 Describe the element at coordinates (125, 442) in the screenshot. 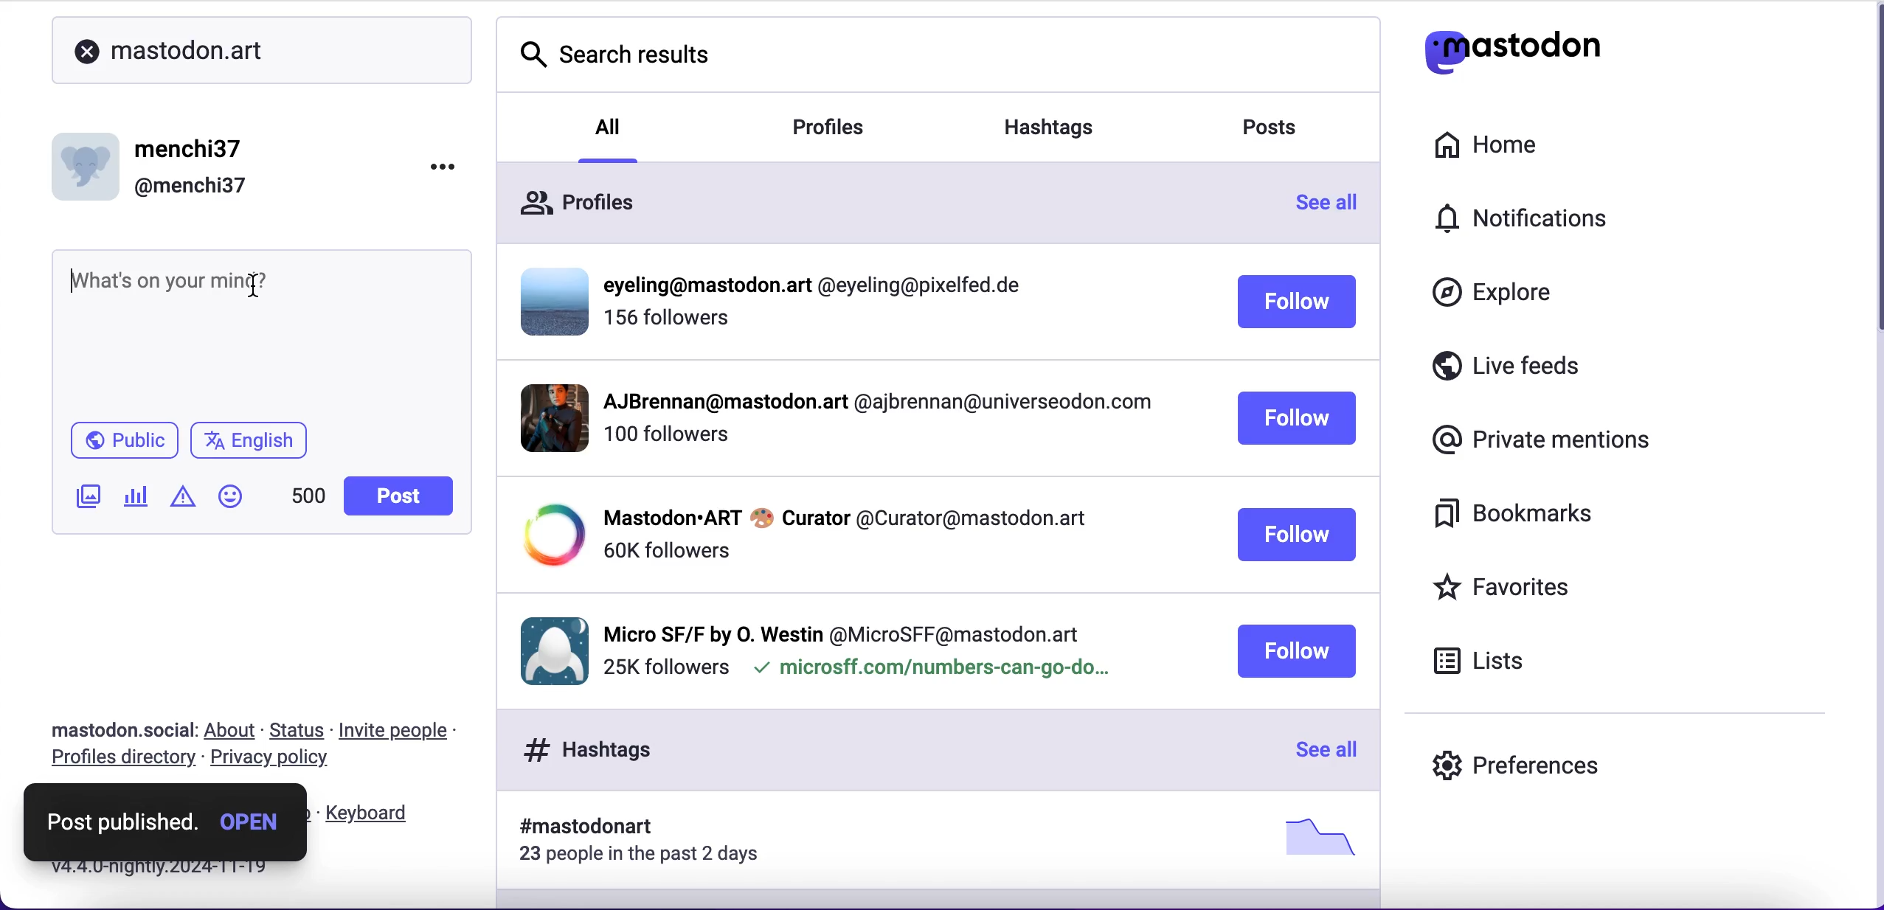

I see `public` at that location.